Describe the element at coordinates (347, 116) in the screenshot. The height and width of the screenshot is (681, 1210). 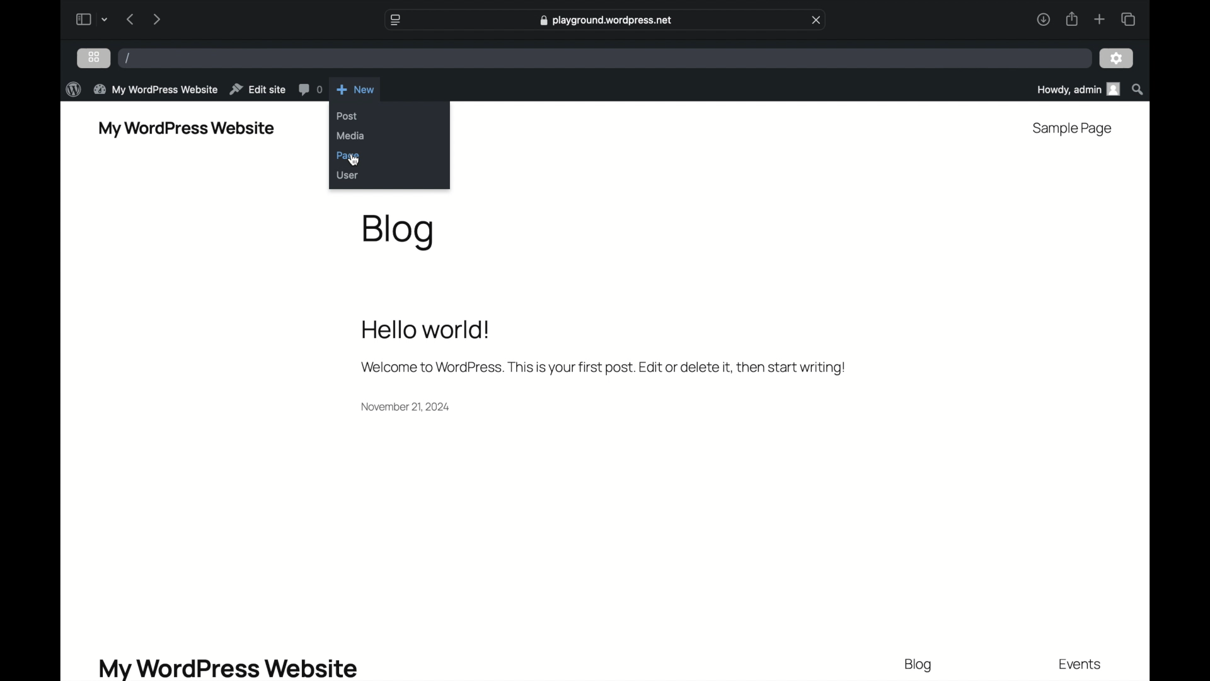
I see `post` at that location.